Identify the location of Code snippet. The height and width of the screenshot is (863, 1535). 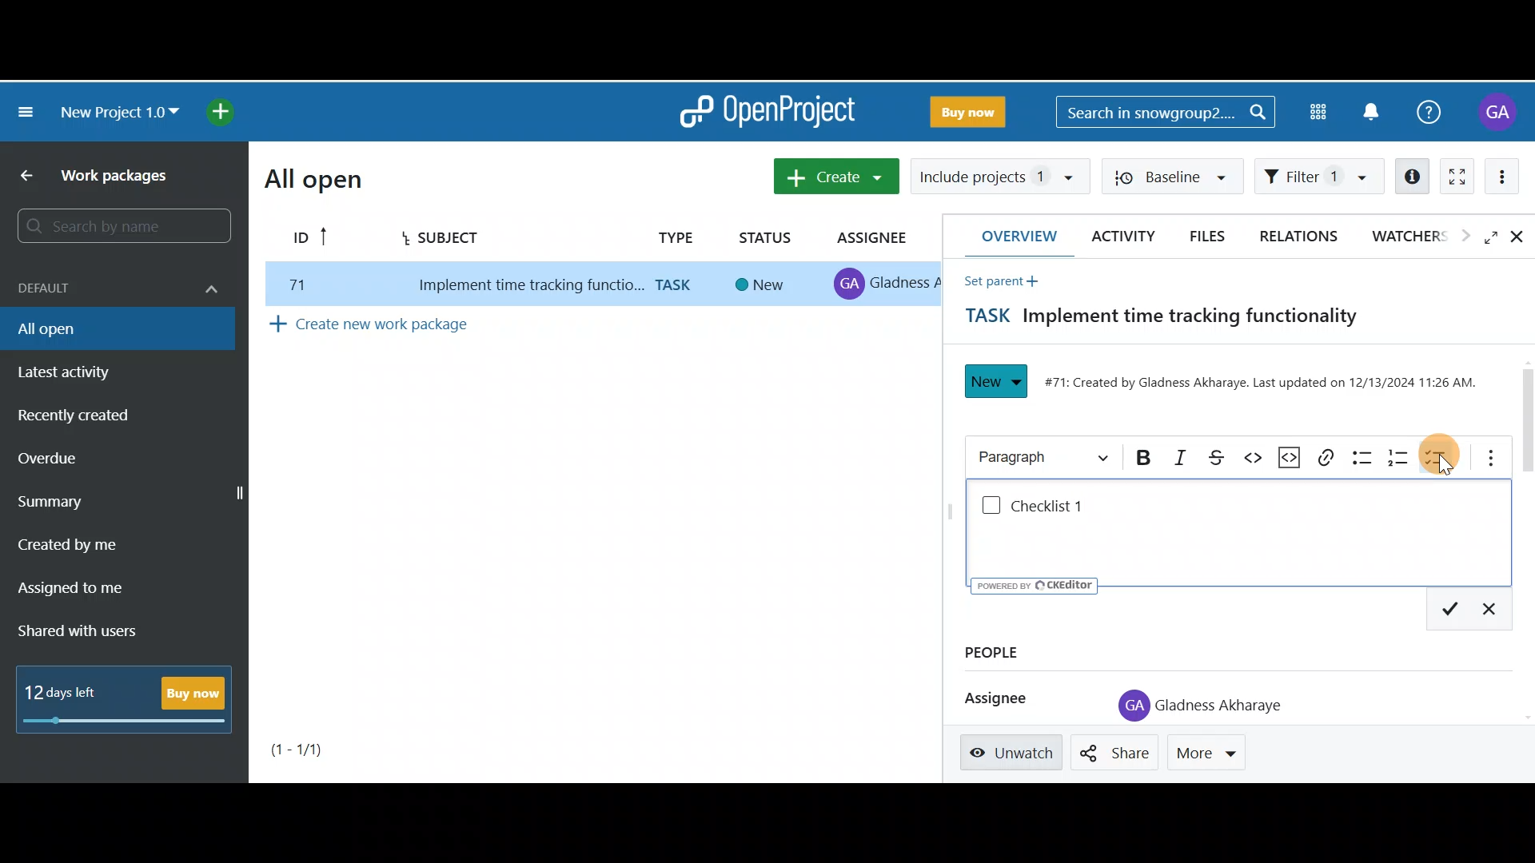
(1294, 455).